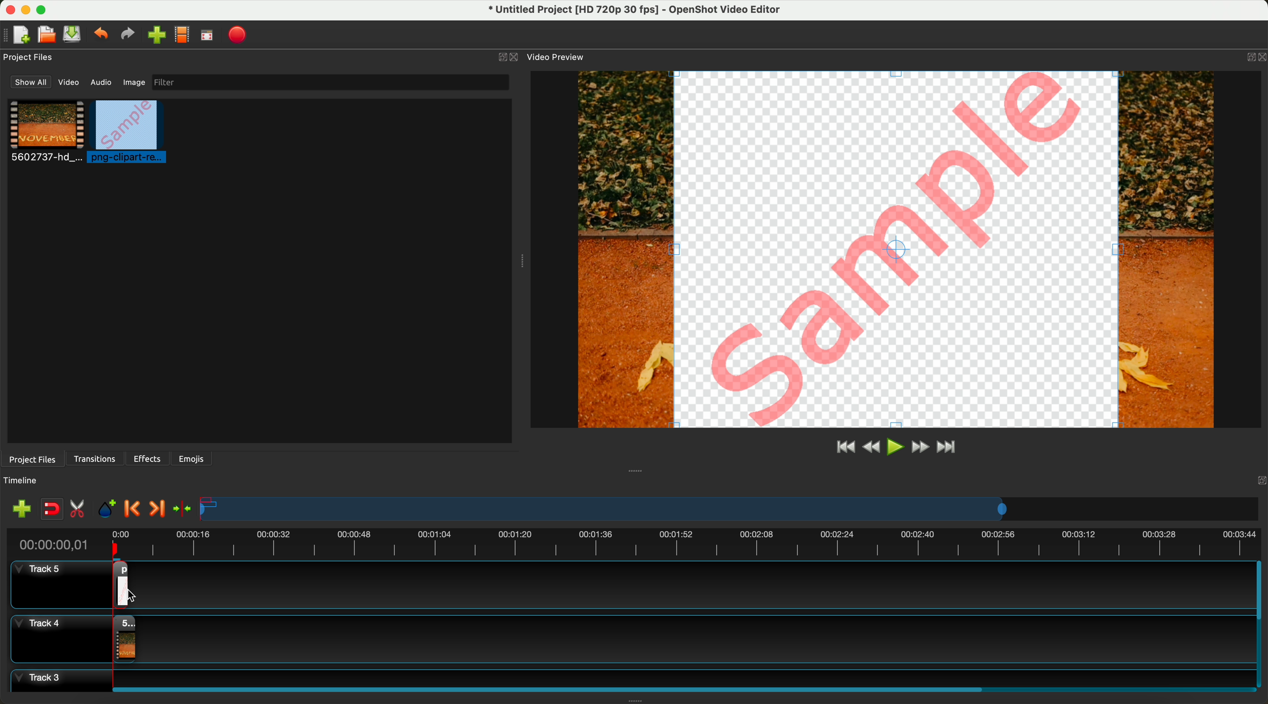  I want to click on track 3, so click(628, 676).